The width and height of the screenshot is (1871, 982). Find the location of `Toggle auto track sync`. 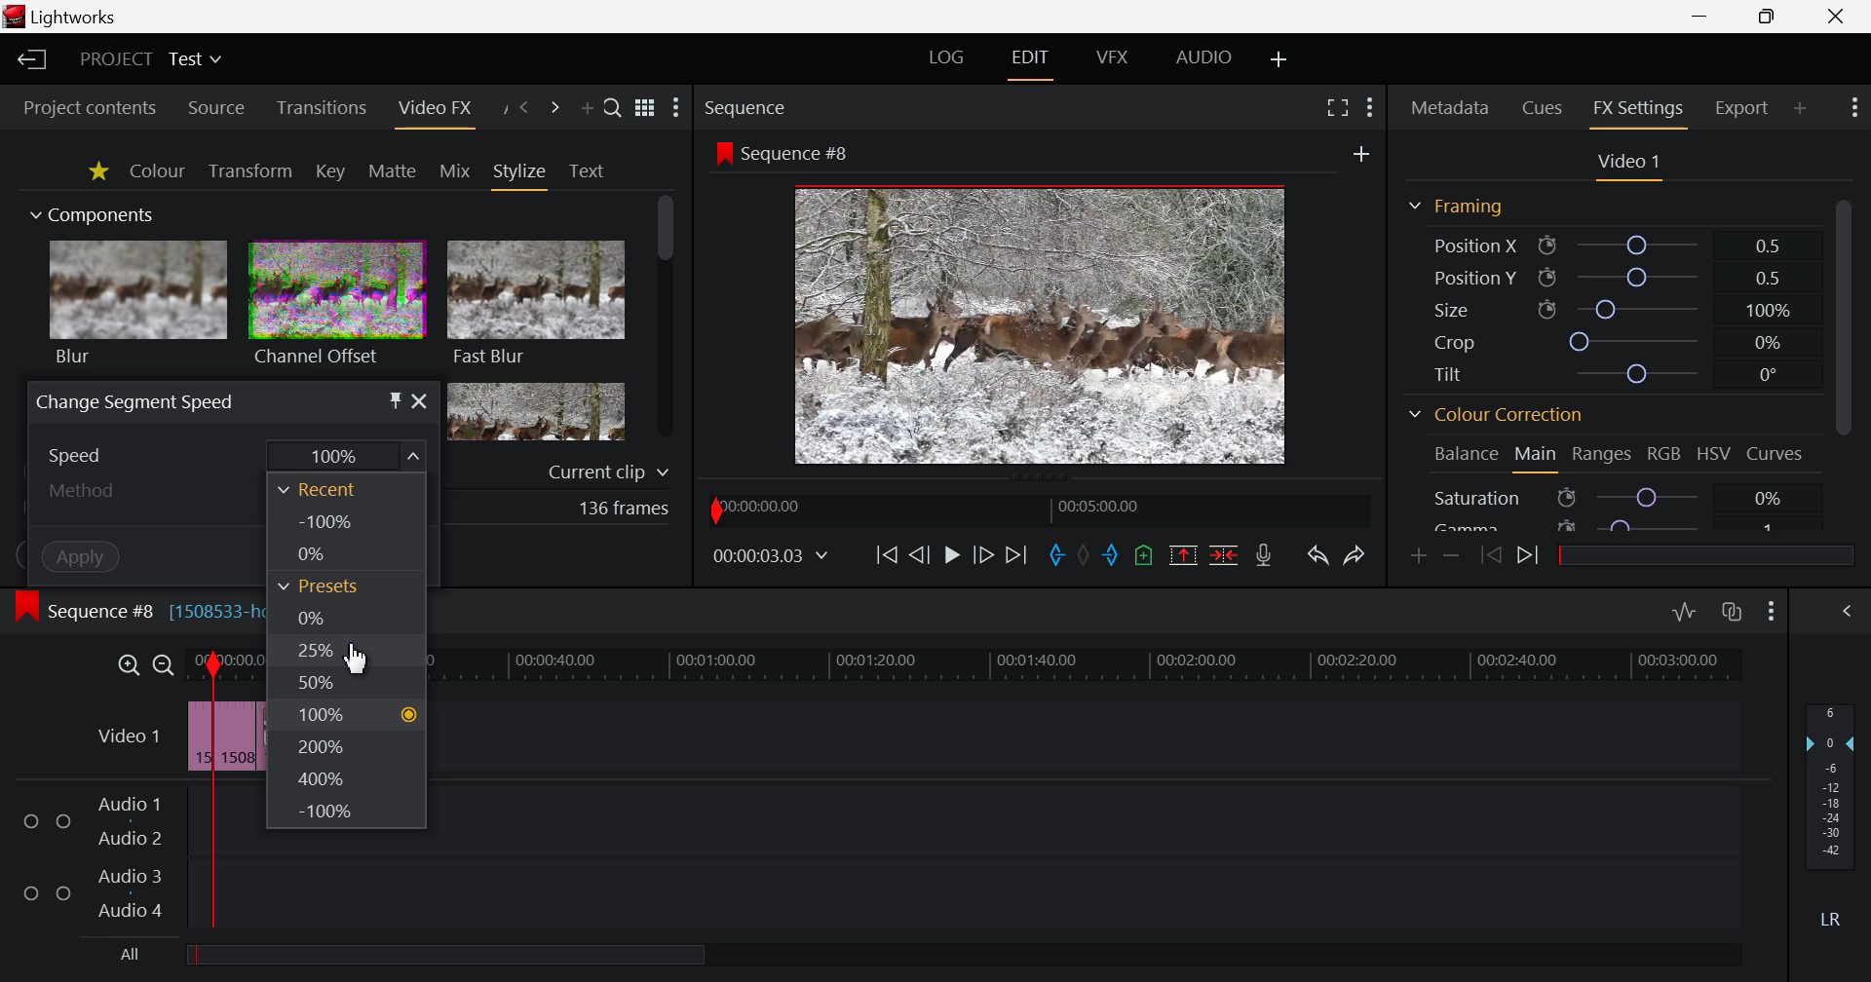

Toggle auto track sync is located at coordinates (1733, 613).